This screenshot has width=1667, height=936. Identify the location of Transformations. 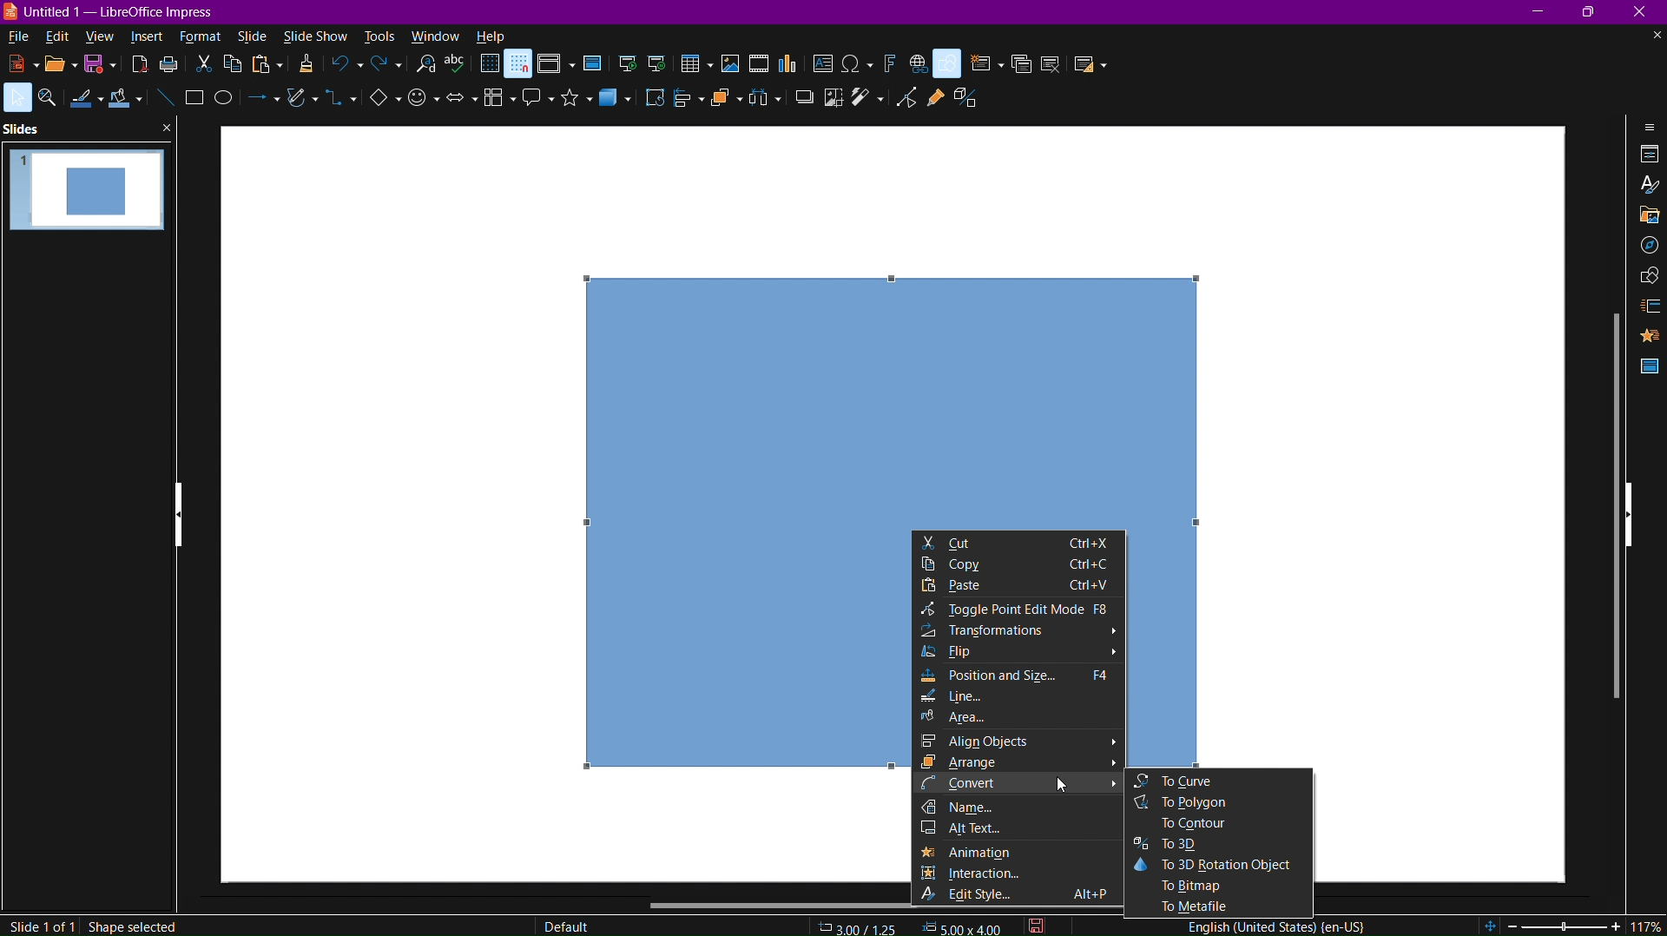
(1018, 632).